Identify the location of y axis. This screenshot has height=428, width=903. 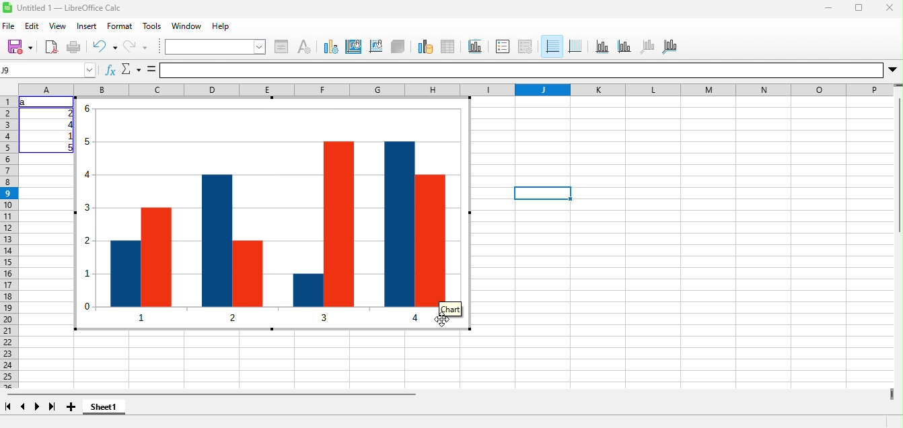
(624, 47).